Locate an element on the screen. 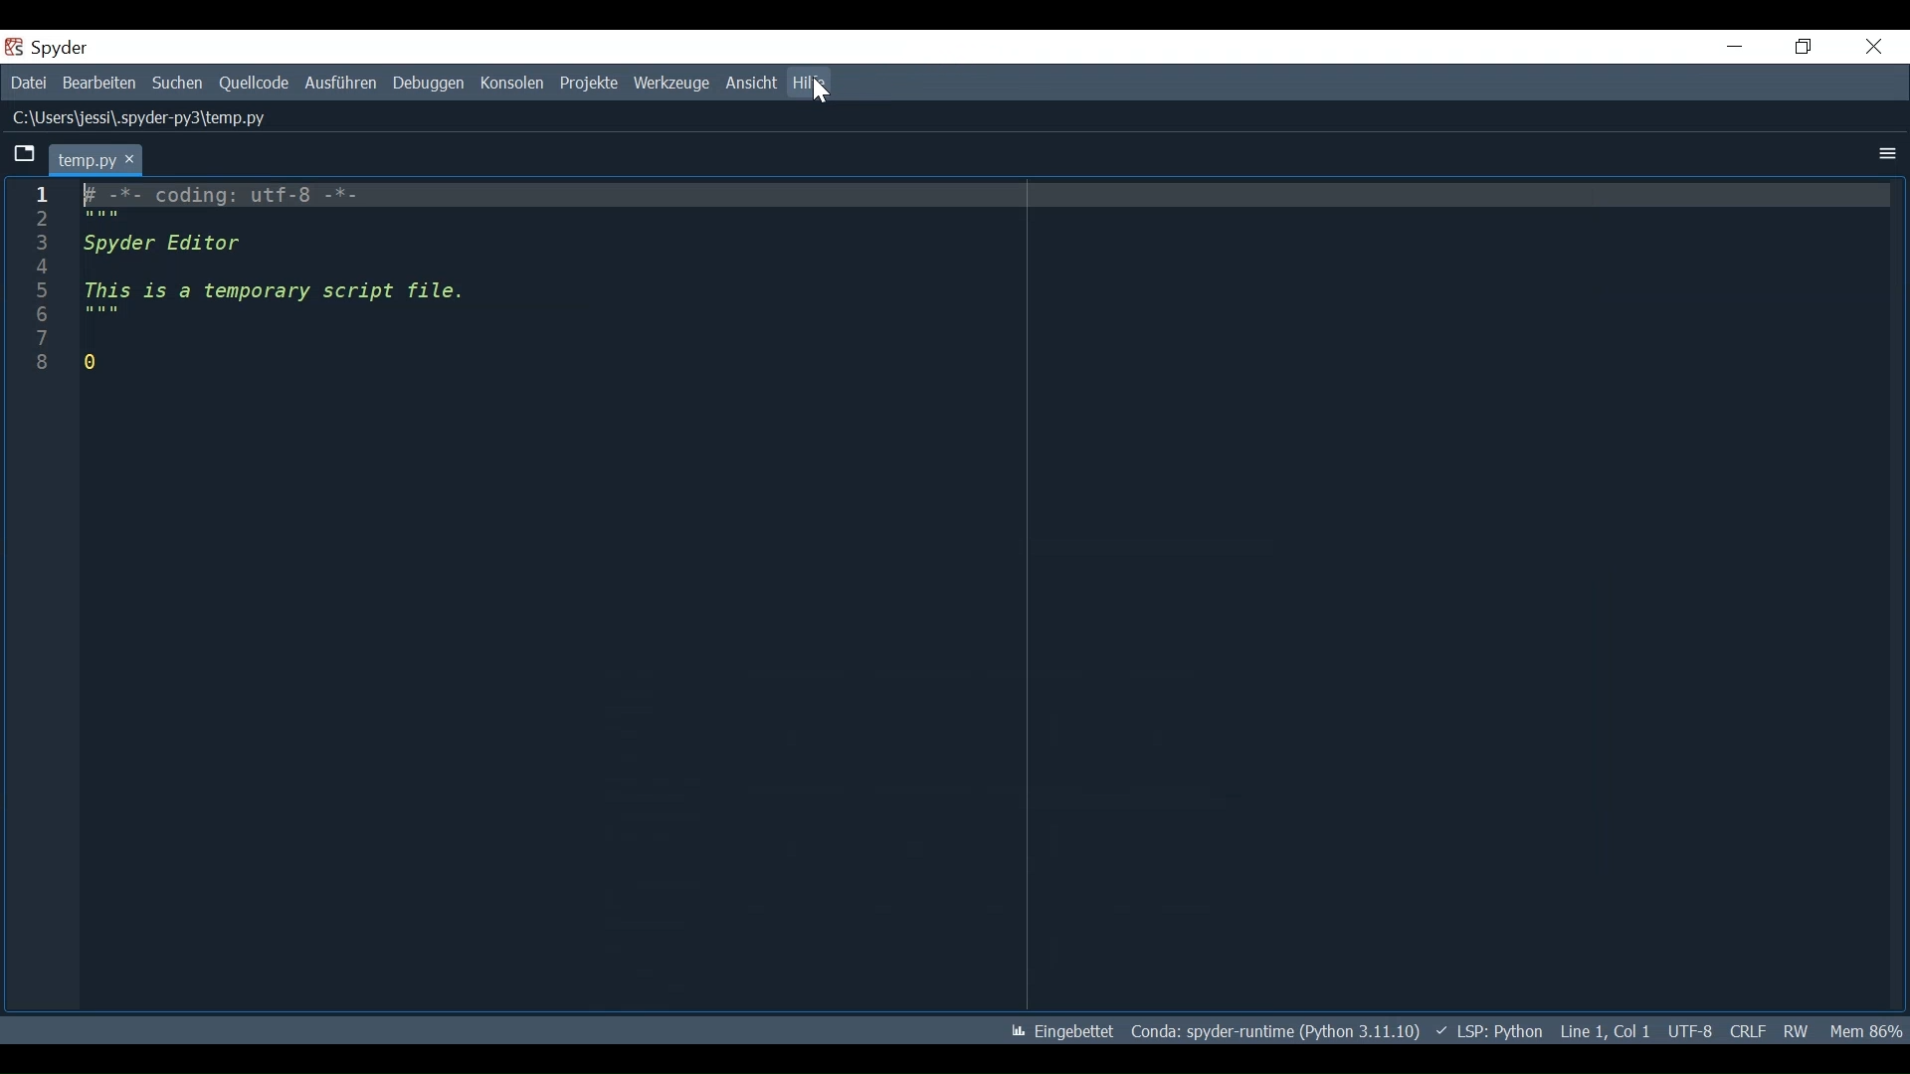 This screenshot has height=1074, width=1910. Browse Tab is located at coordinates (23, 156).